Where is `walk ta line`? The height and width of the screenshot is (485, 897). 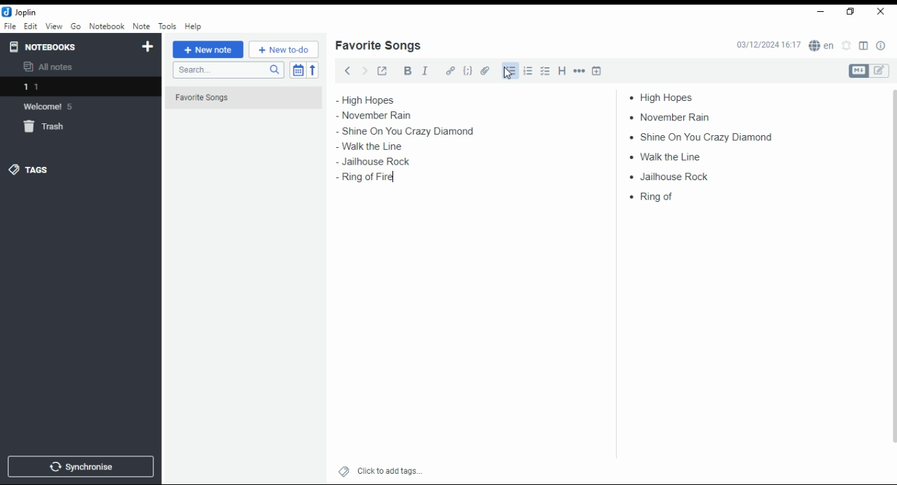
walk ta line is located at coordinates (367, 147).